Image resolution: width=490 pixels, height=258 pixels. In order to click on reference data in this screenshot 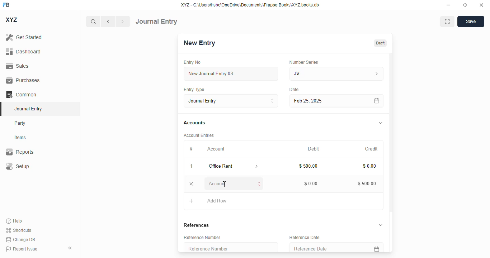, I will do `click(305, 238)`.